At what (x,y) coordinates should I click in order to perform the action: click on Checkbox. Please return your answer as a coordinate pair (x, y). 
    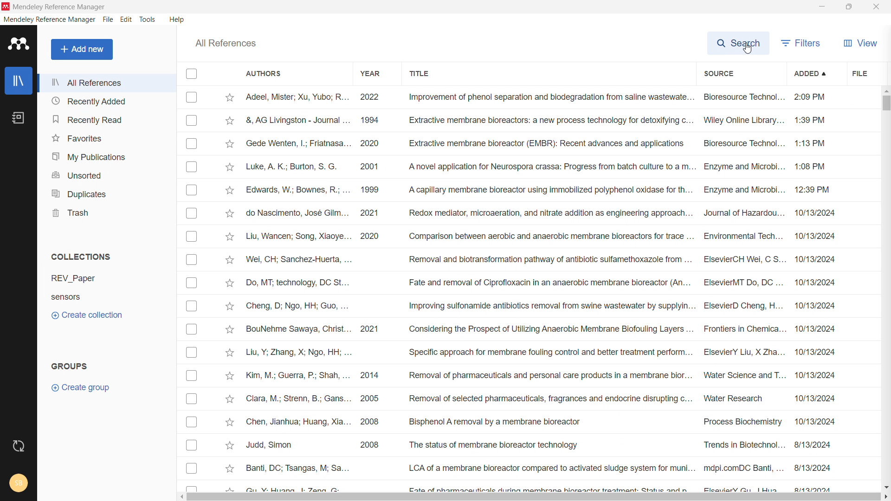
    Looking at the image, I should click on (191, 468).